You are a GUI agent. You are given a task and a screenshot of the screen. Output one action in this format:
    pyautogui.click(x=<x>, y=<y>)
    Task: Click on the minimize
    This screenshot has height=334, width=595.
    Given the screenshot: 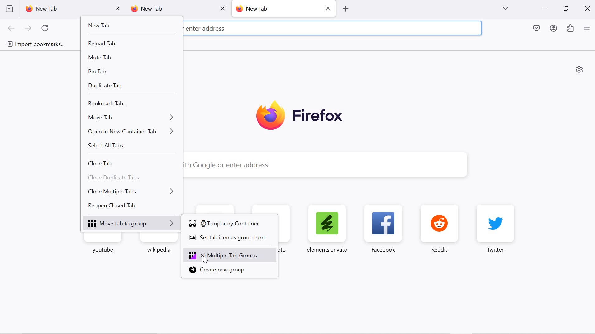 What is the action you would take?
    pyautogui.click(x=545, y=9)
    